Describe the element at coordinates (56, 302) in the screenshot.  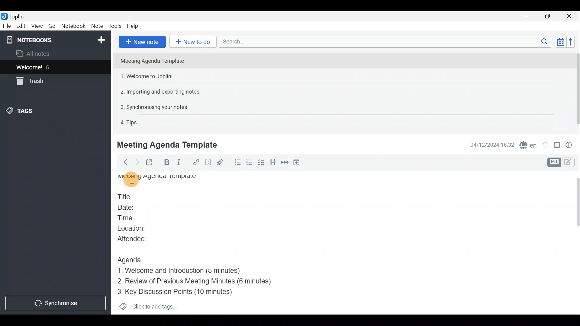
I see `Synchronise` at that location.